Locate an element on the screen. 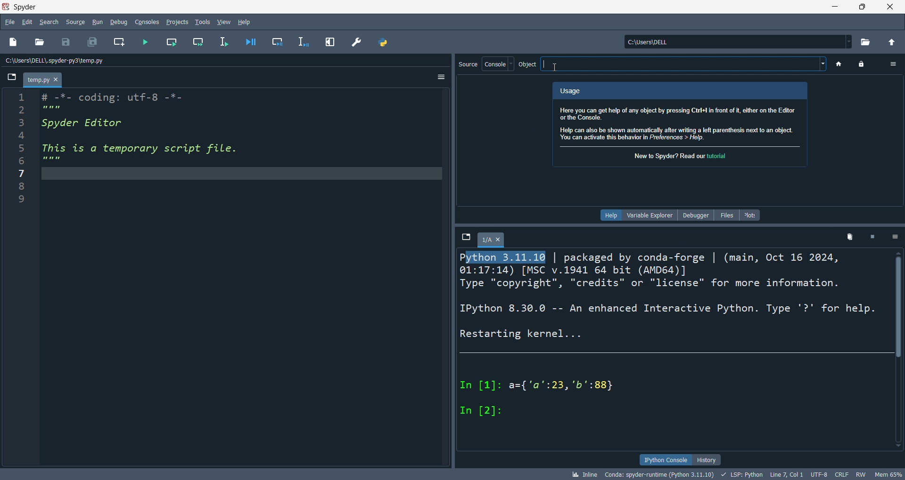 The width and height of the screenshot is (905, 480). options is located at coordinates (893, 236).